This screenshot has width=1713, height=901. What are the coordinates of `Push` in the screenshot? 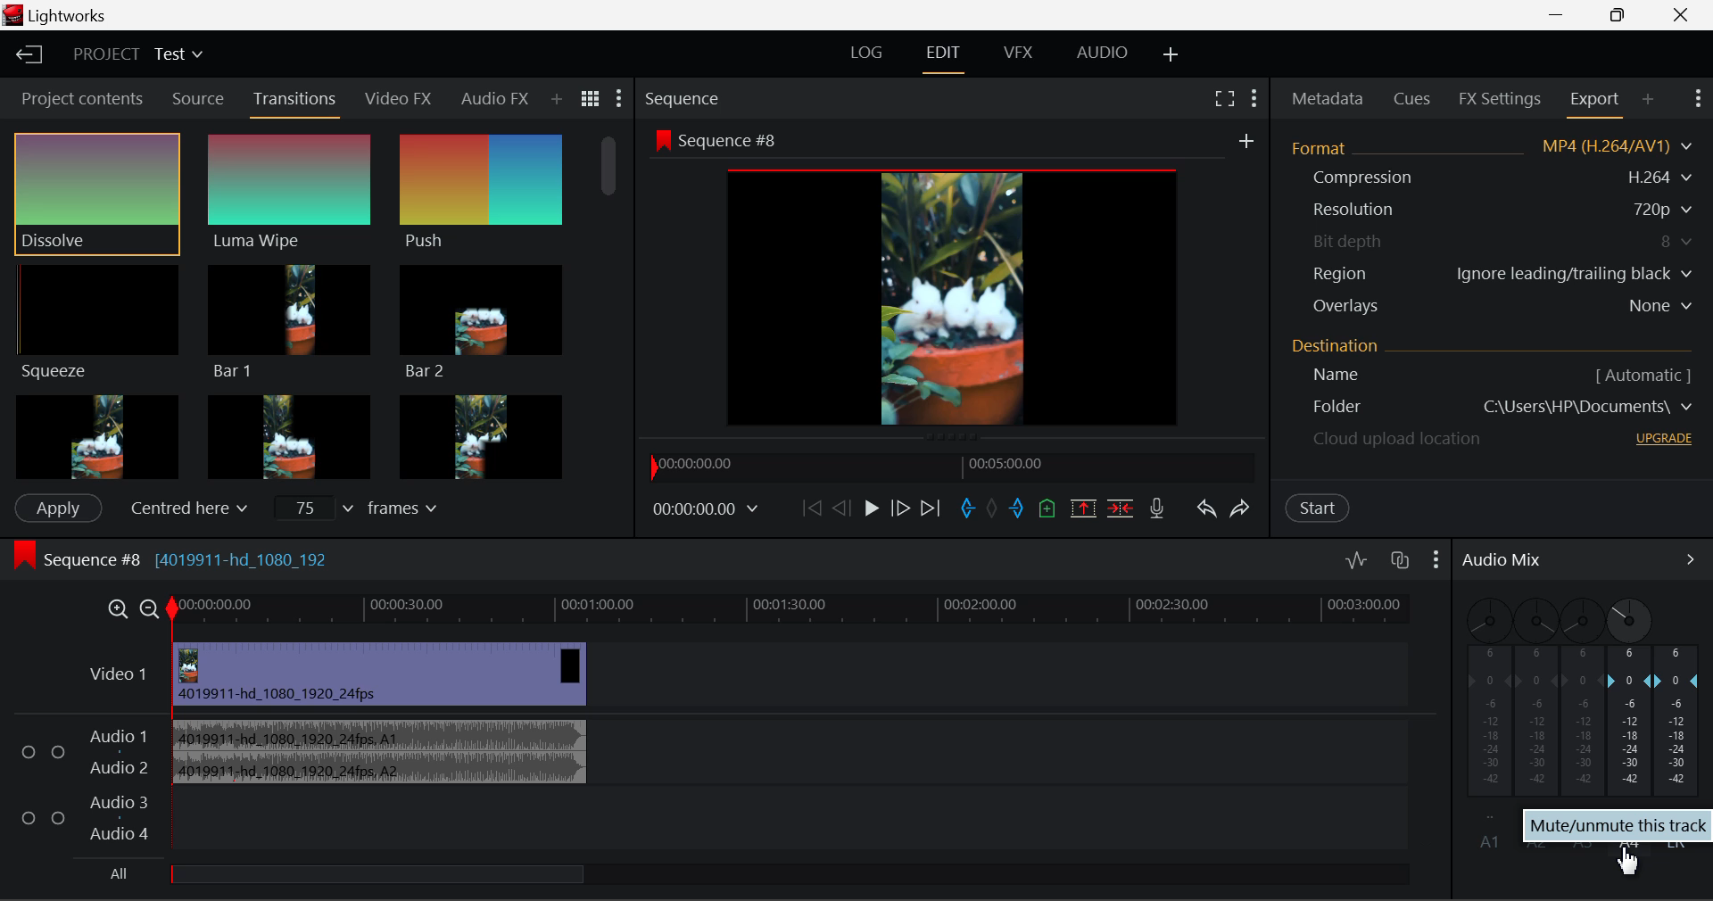 It's located at (481, 193).